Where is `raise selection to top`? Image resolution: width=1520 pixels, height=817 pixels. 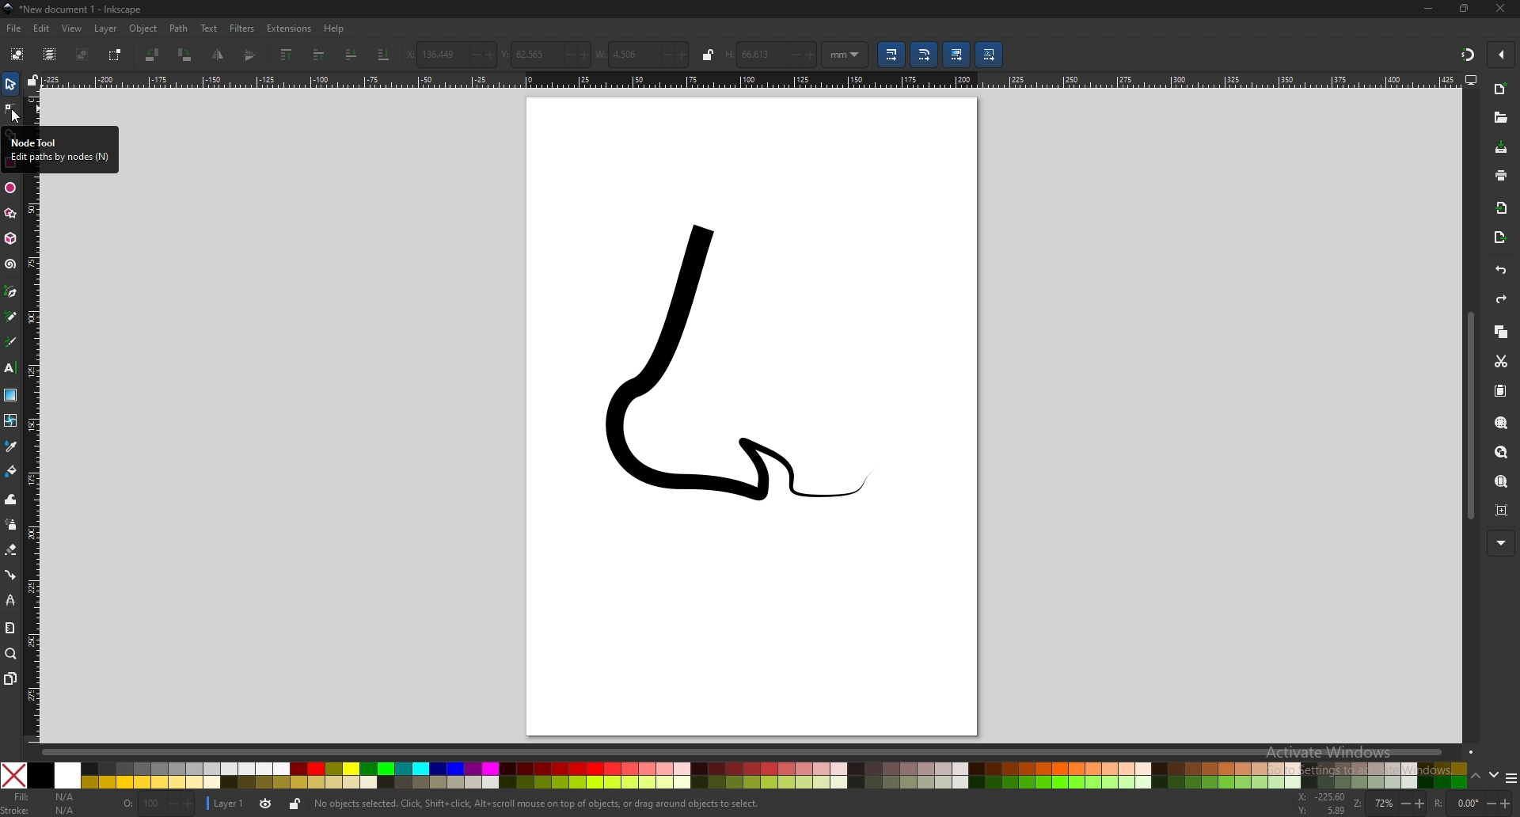
raise selection to top is located at coordinates (288, 55).